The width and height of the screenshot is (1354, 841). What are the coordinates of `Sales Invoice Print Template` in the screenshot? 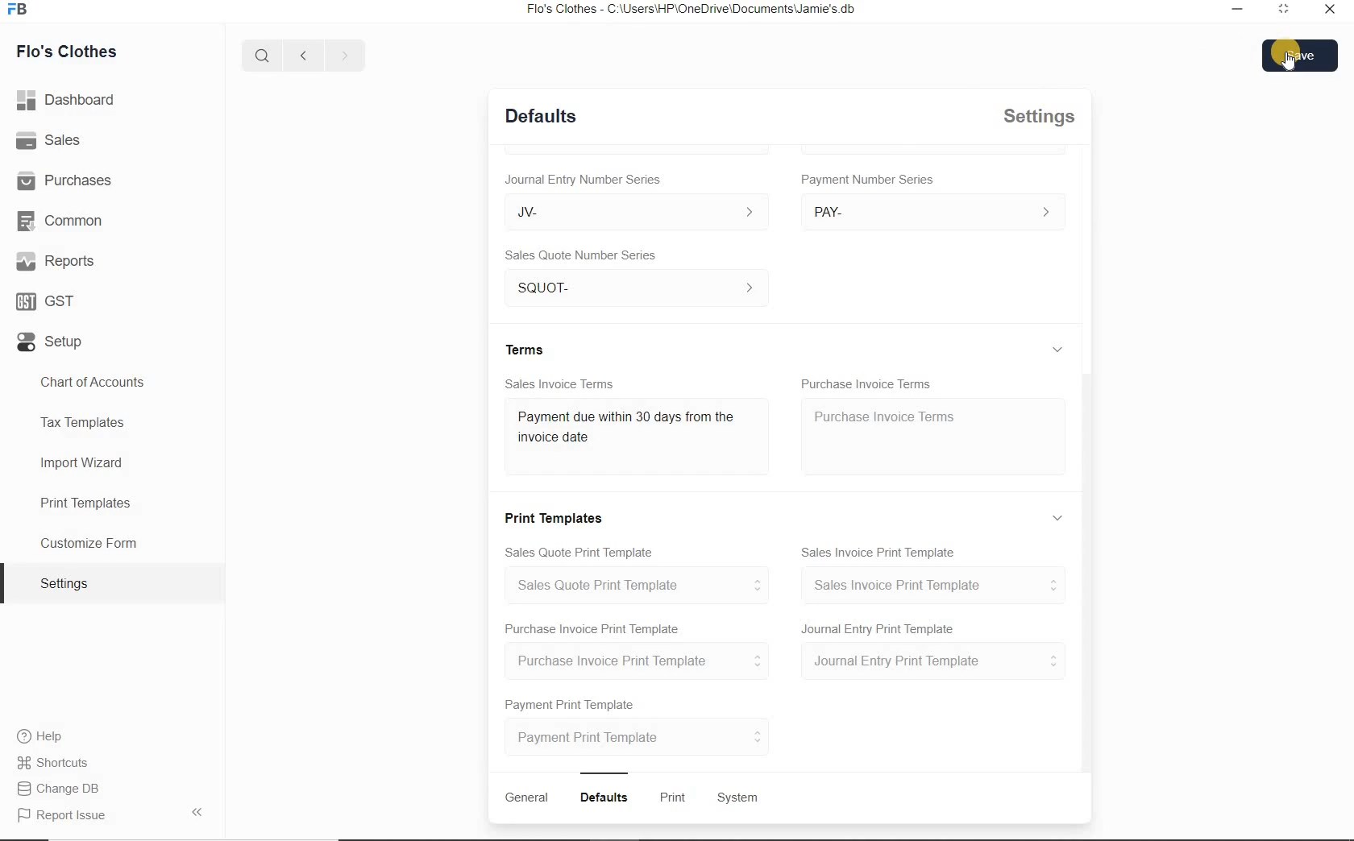 It's located at (931, 585).